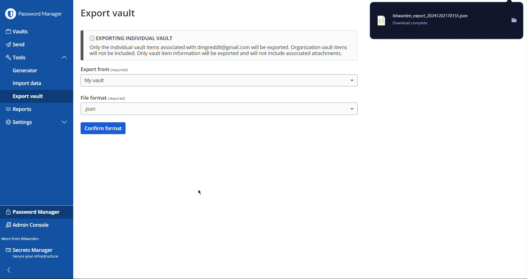  Describe the element at coordinates (103, 128) in the screenshot. I see `Confirm format` at that location.